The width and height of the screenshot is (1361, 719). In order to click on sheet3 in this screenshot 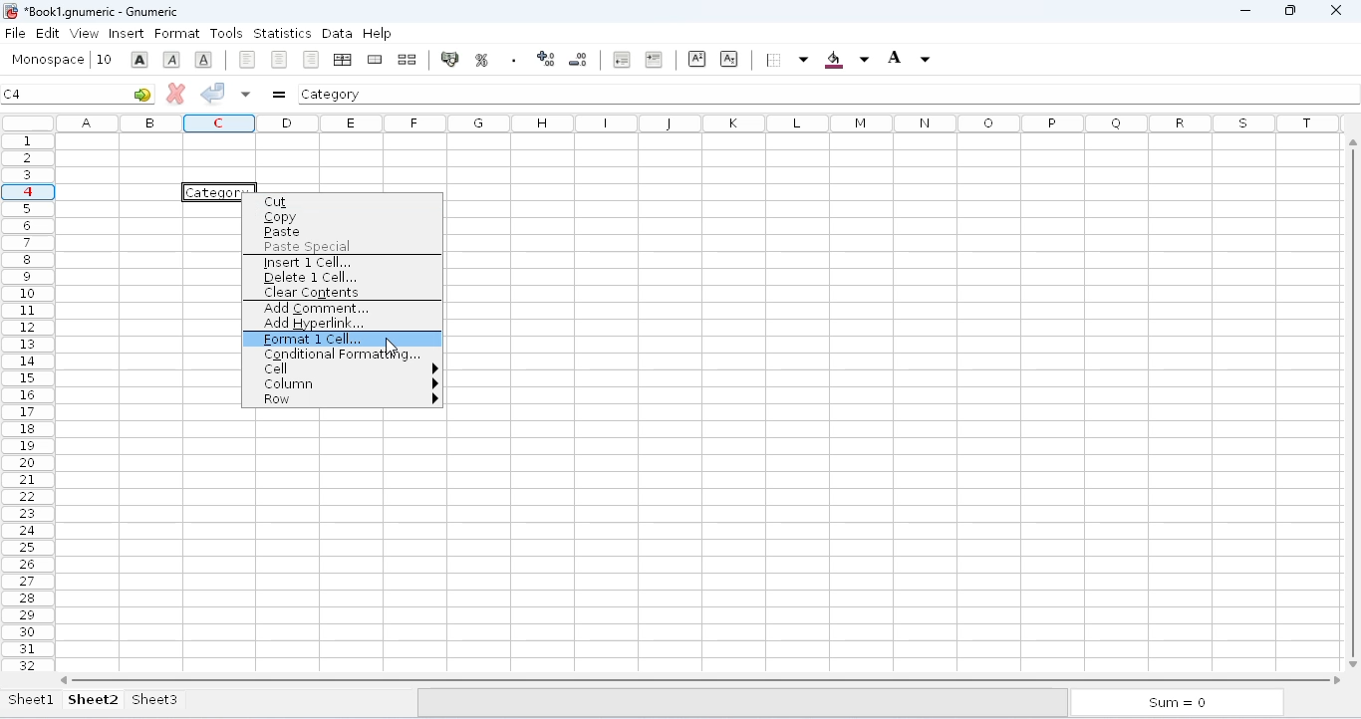, I will do `click(154, 699)`.